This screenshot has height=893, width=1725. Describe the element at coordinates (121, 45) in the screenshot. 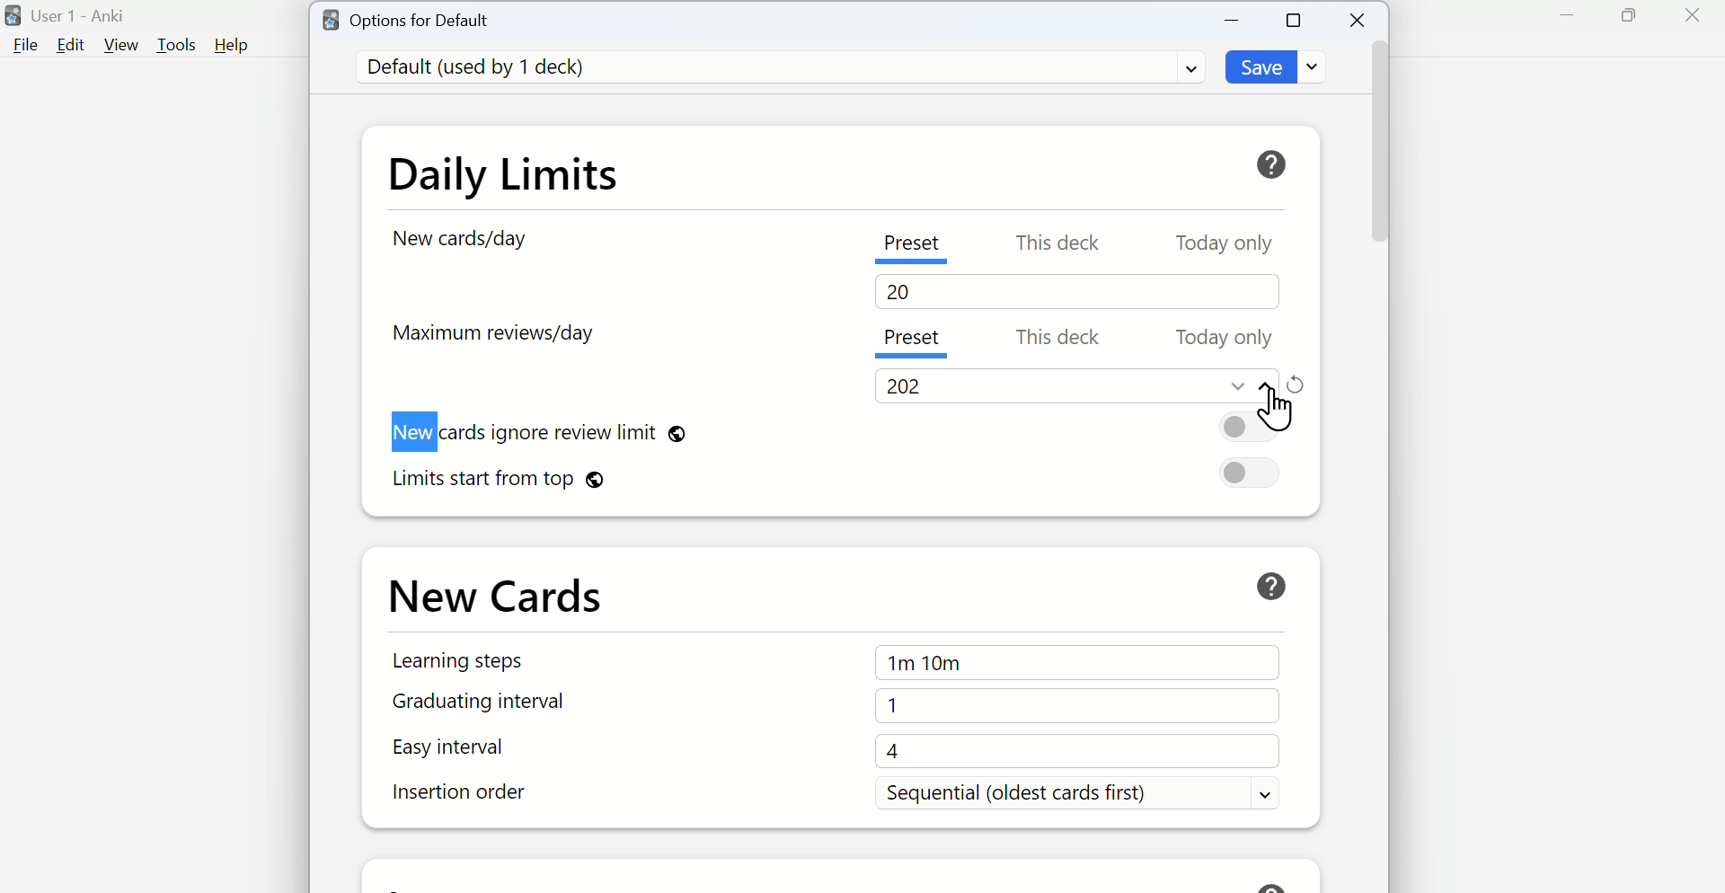

I see `View` at that location.